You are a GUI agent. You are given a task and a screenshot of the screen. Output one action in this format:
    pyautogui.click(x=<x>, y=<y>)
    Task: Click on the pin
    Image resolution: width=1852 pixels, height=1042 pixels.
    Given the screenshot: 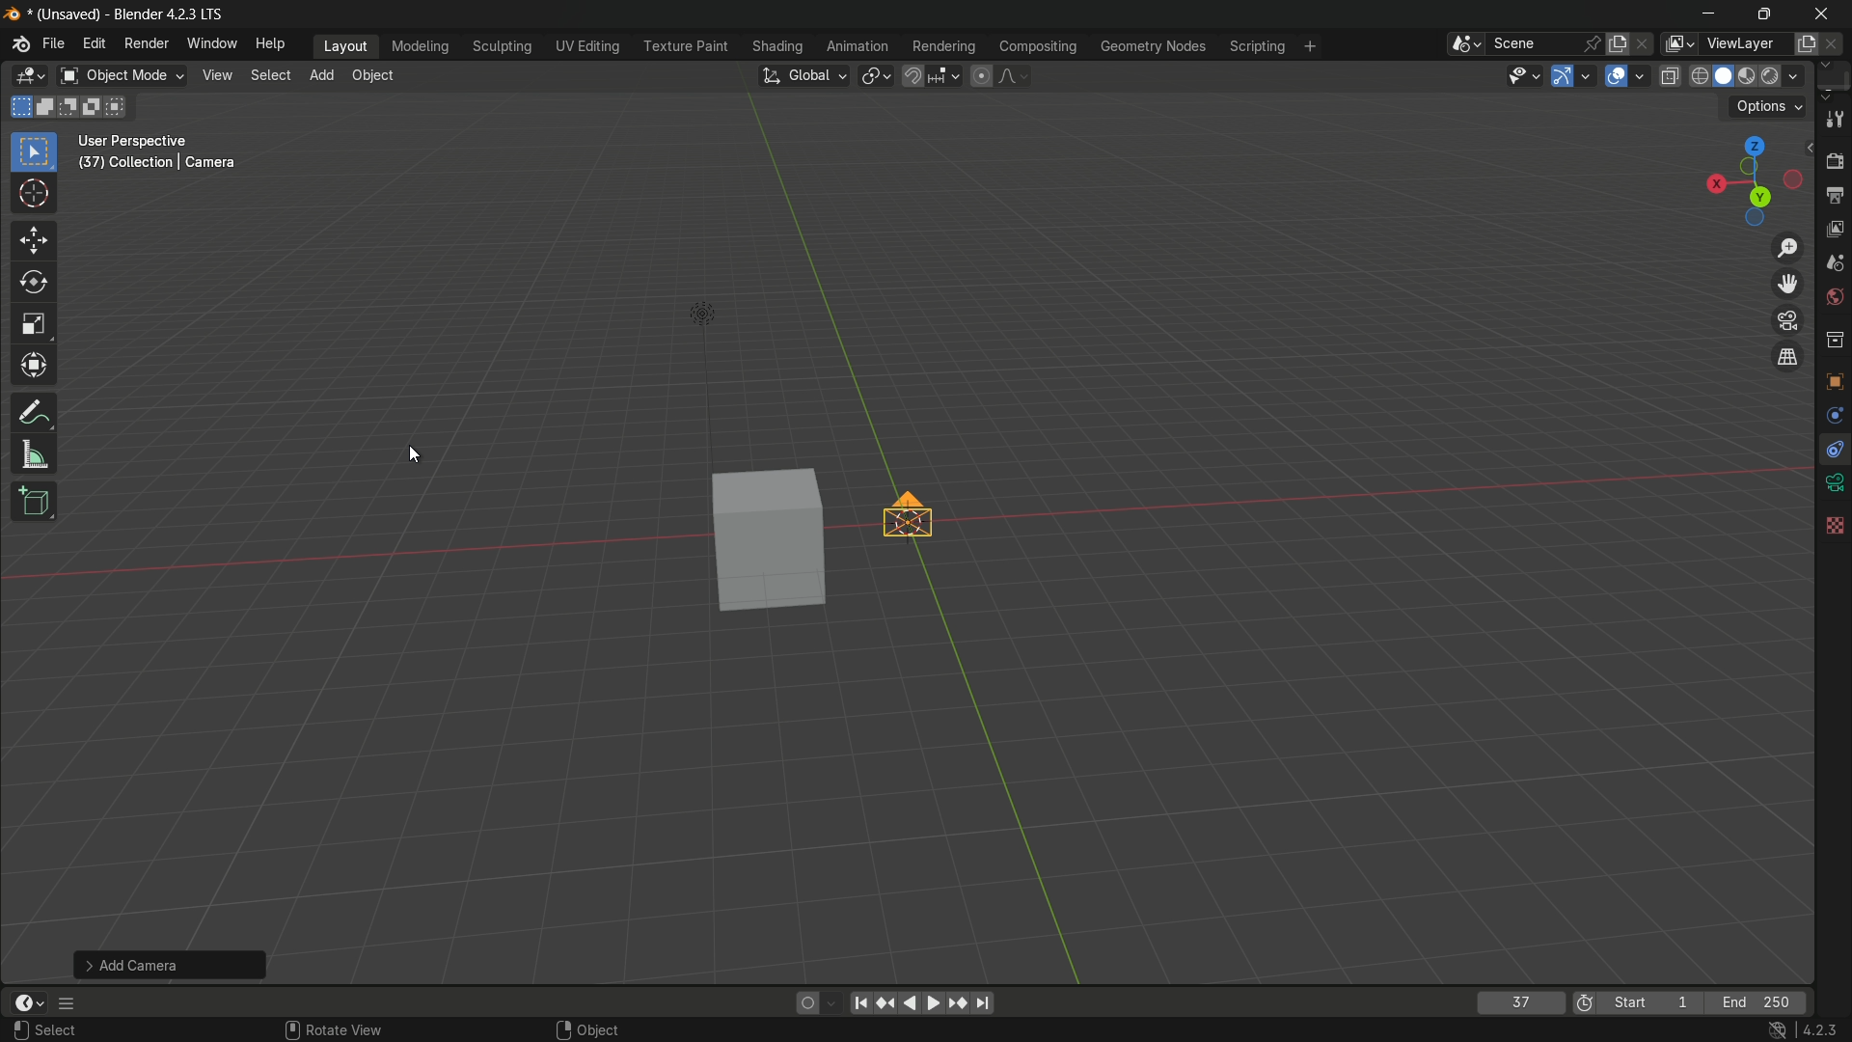 What is the action you would take?
    pyautogui.click(x=1593, y=45)
    